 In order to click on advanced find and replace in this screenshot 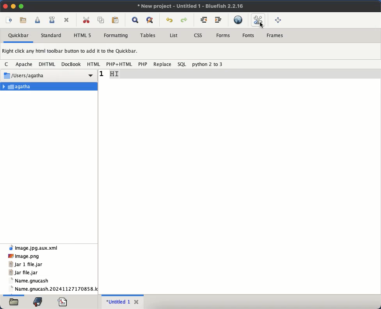, I will do `click(150, 21)`.